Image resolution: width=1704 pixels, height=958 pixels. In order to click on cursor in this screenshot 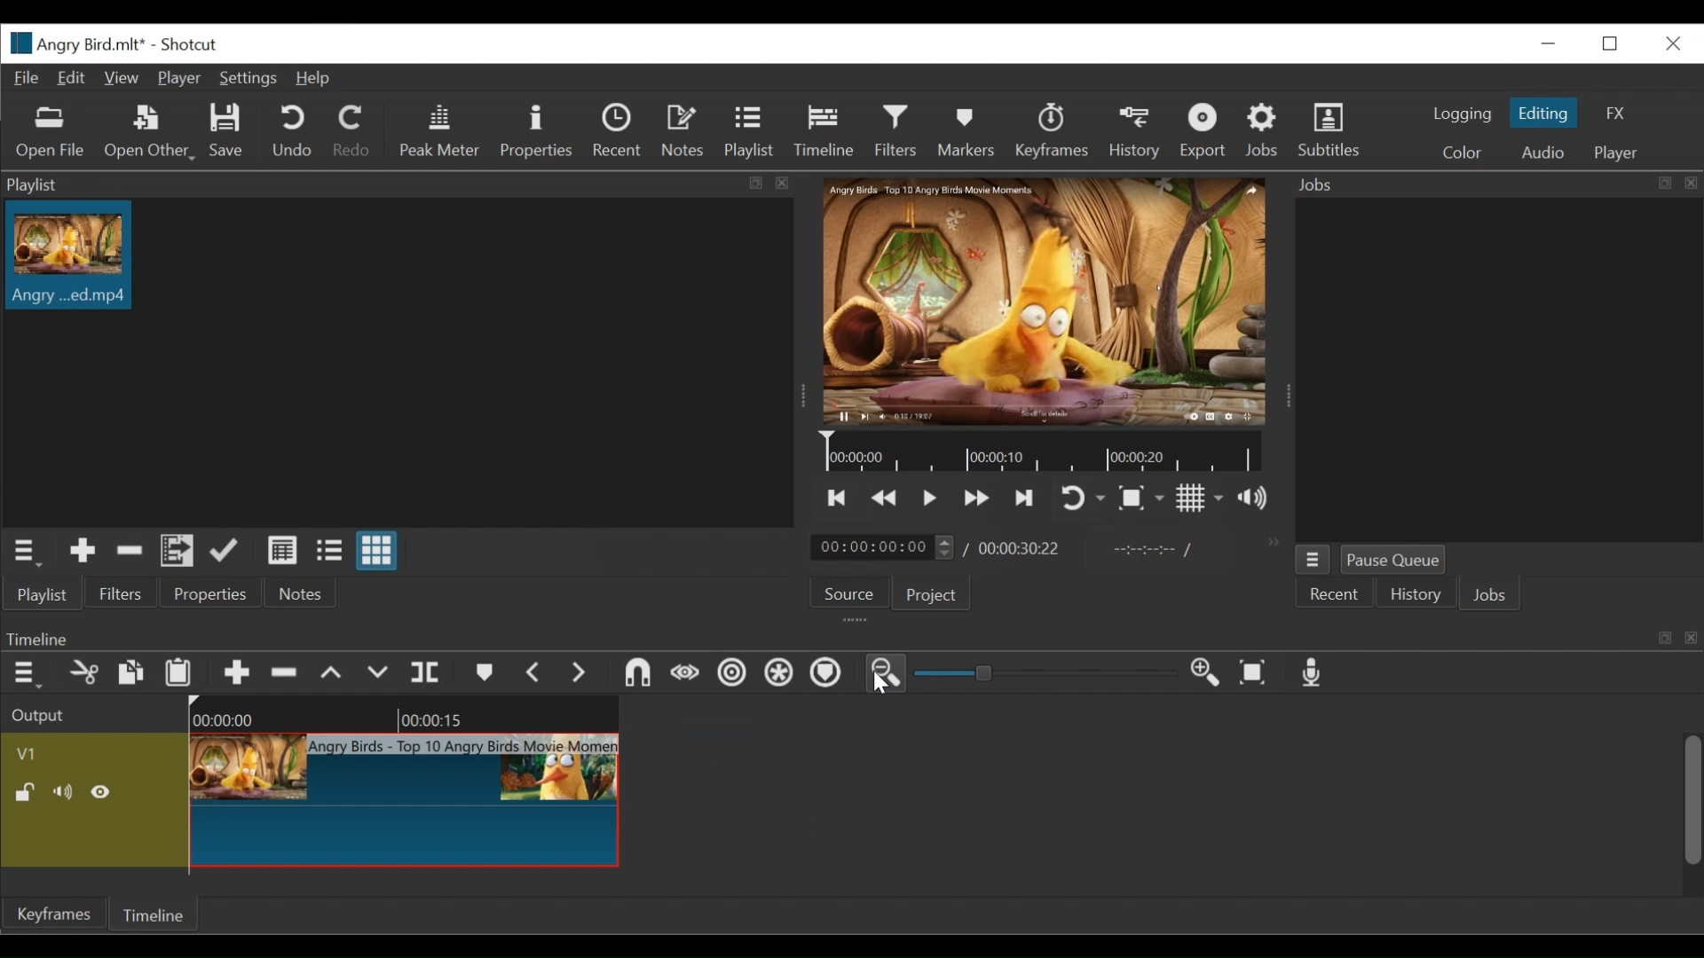, I will do `click(876, 679)`.